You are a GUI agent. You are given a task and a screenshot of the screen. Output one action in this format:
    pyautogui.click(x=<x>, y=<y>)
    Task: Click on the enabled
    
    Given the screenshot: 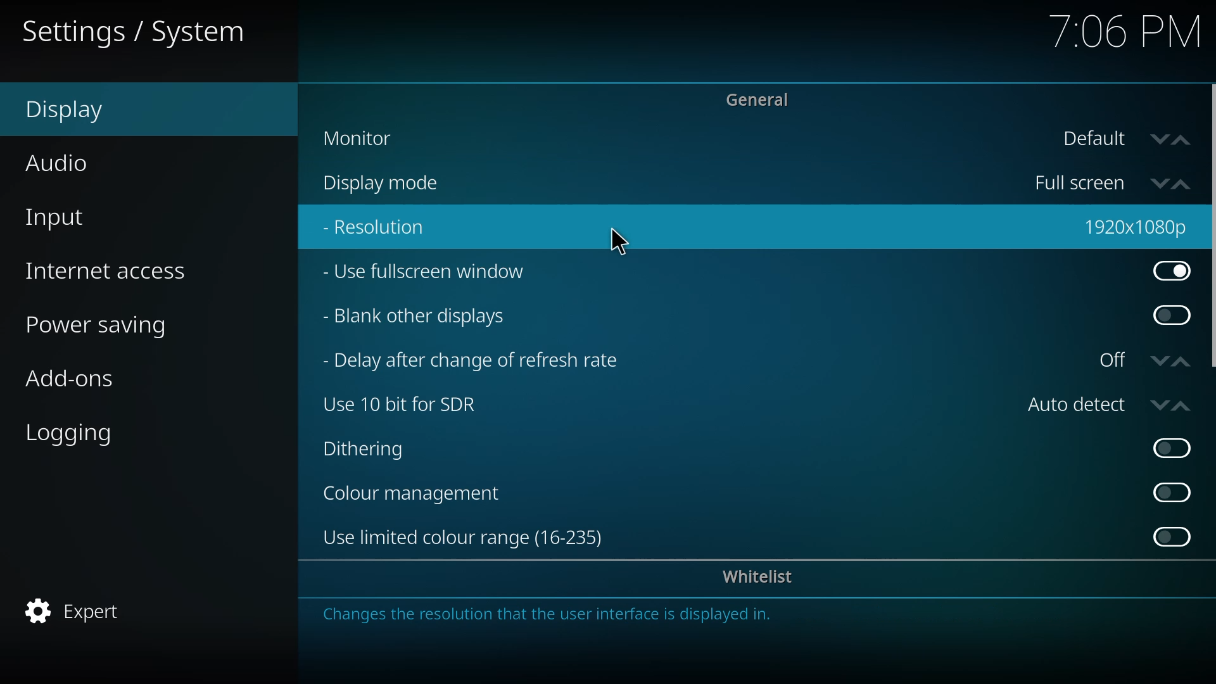 What is the action you would take?
    pyautogui.click(x=1173, y=272)
    